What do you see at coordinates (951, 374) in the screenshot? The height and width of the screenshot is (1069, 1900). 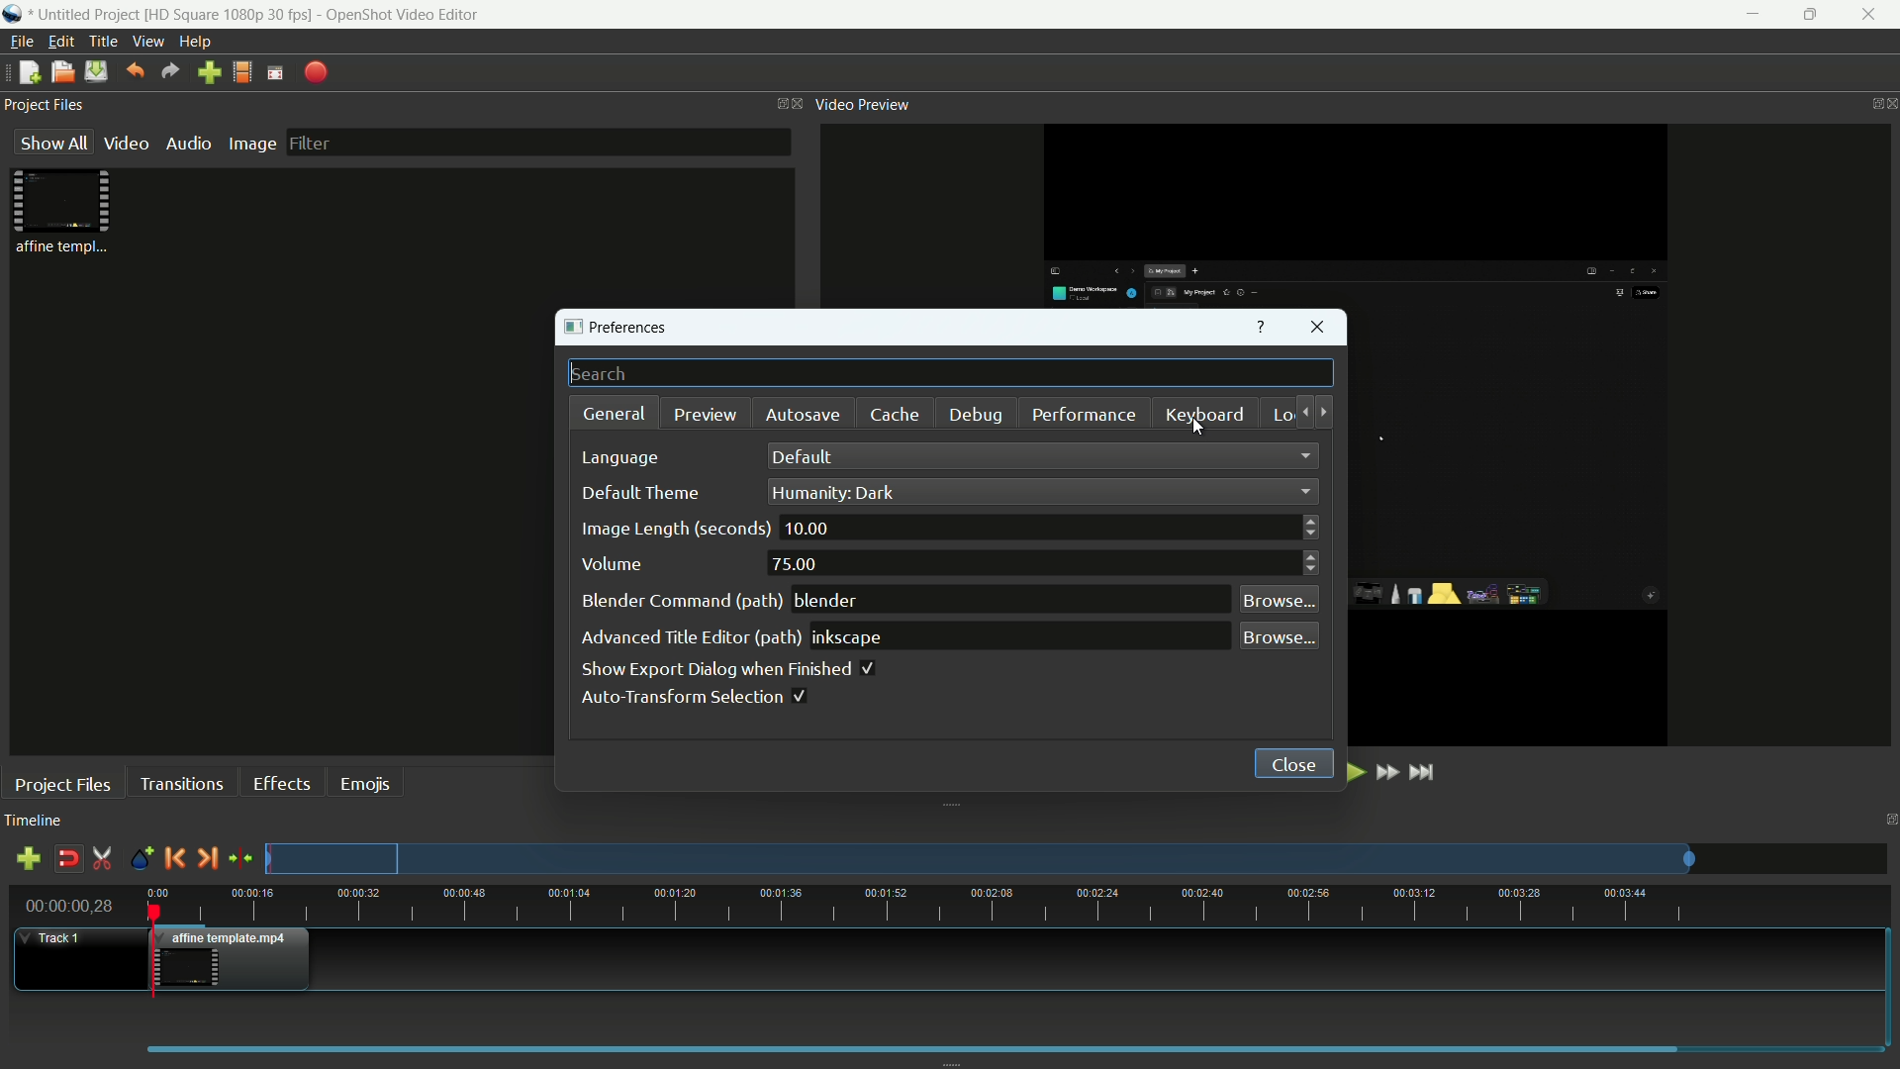 I see `search bar` at bounding box center [951, 374].